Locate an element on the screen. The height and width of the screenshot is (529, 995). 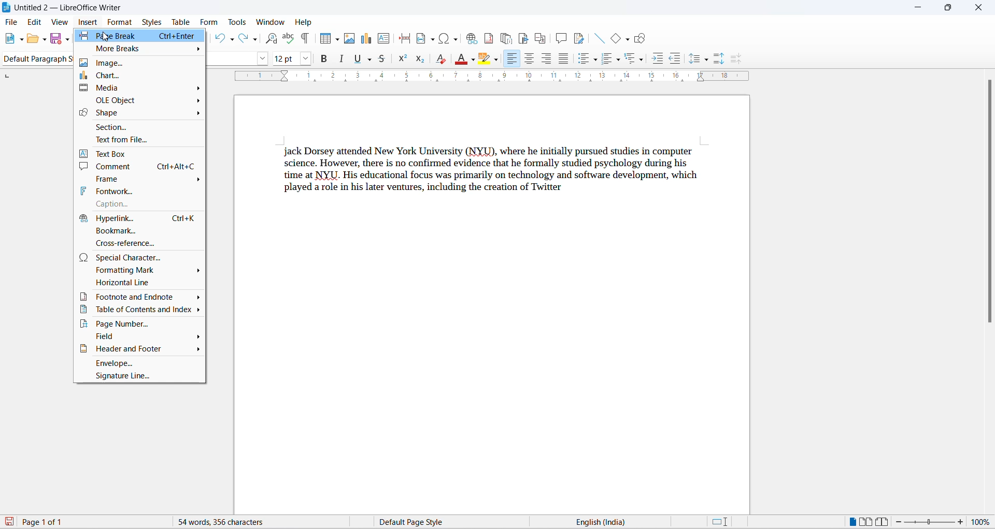
text align left is located at coordinates (514, 58).